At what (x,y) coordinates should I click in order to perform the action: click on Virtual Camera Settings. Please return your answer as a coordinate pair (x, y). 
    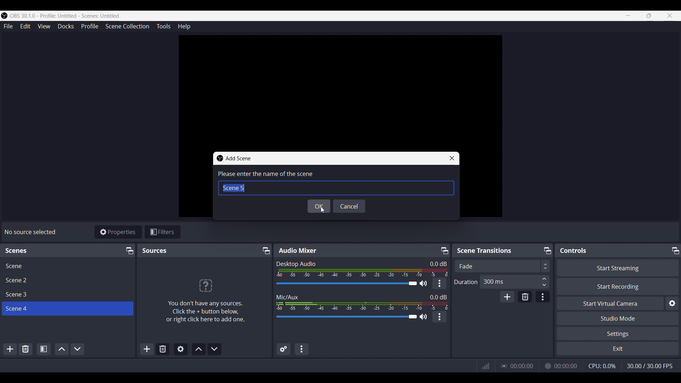
    Looking at the image, I should click on (672, 303).